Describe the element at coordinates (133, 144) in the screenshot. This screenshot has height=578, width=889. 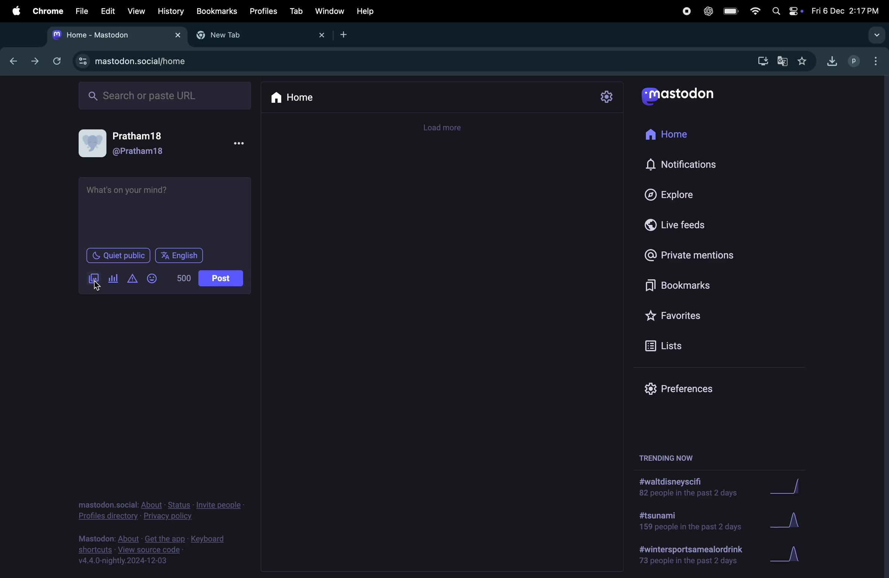
I see `user profile` at that location.